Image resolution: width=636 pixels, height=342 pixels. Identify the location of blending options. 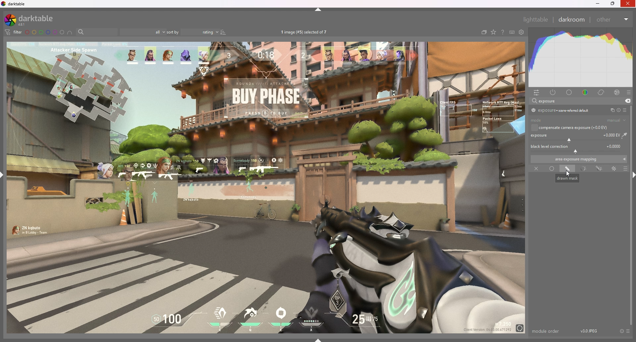
(626, 169).